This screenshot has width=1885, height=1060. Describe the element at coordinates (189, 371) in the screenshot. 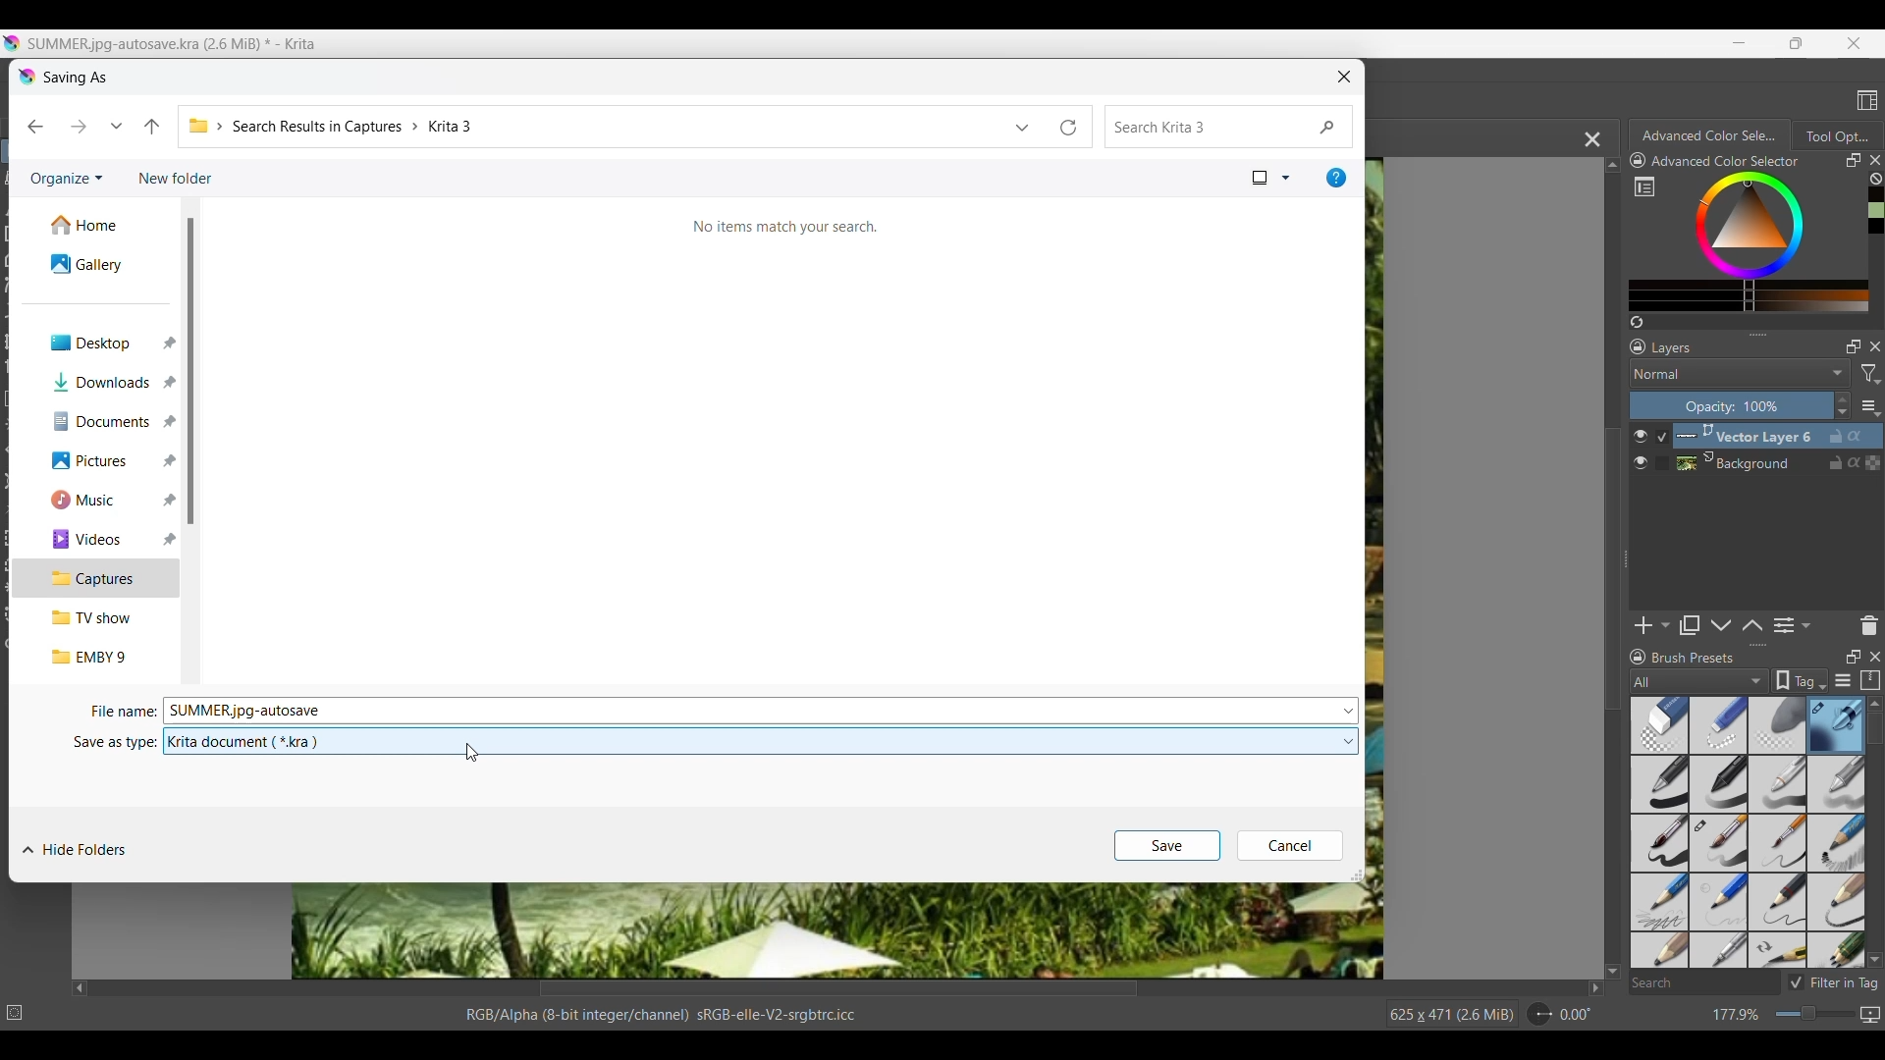

I see `Vertical slide bar for left panel` at that location.